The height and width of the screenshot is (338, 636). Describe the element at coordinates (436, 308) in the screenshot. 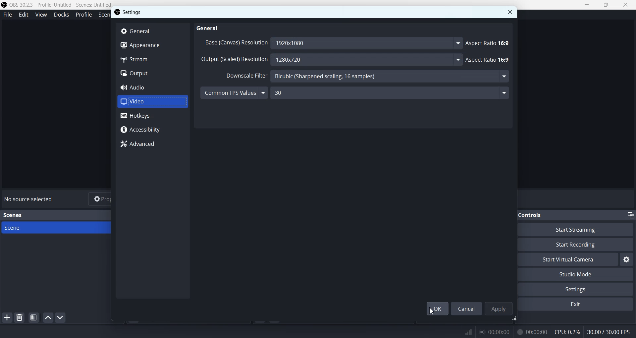

I see `OK` at that location.